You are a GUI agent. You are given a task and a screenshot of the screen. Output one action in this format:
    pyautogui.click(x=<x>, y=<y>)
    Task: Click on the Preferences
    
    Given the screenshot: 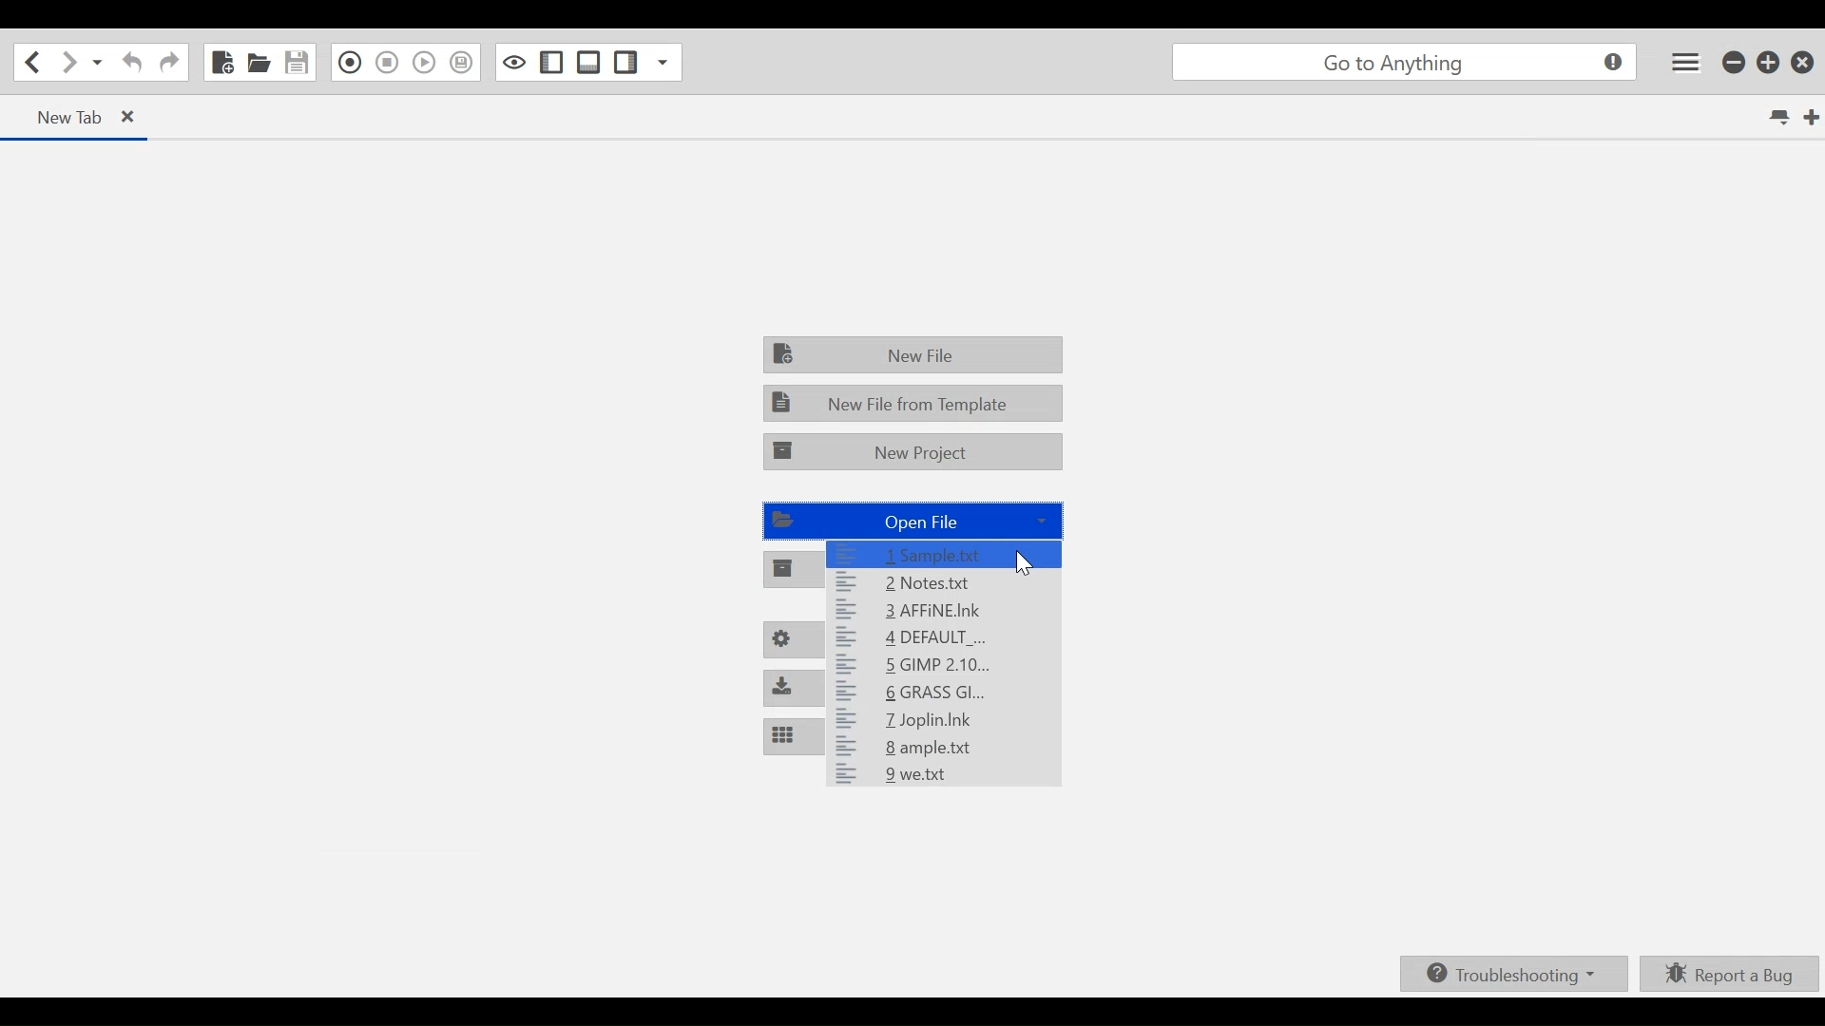 What is the action you would take?
    pyautogui.click(x=788, y=640)
    